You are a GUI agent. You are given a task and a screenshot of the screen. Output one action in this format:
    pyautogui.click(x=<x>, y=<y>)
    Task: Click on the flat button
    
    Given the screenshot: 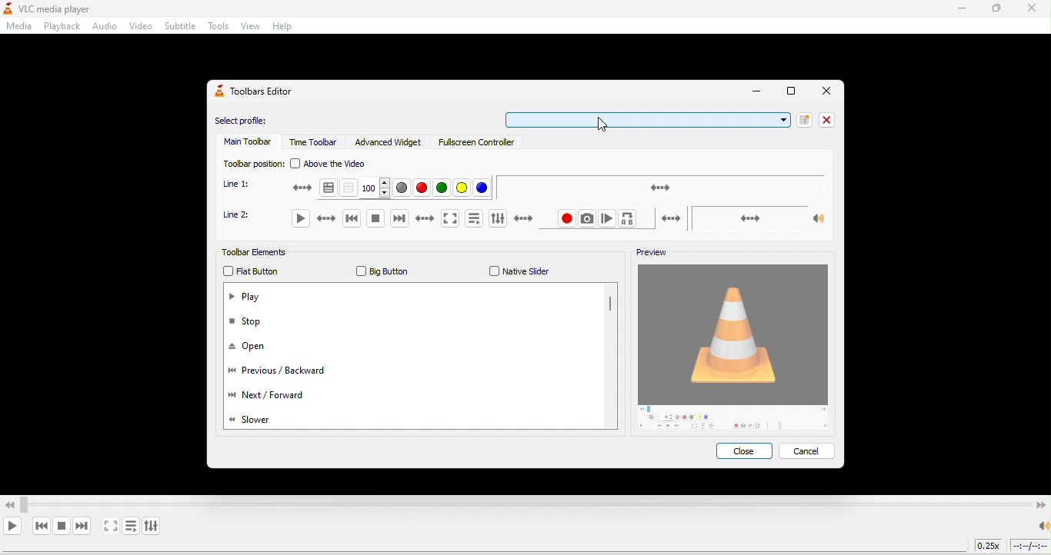 What is the action you would take?
    pyautogui.click(x=252, y=272)
    